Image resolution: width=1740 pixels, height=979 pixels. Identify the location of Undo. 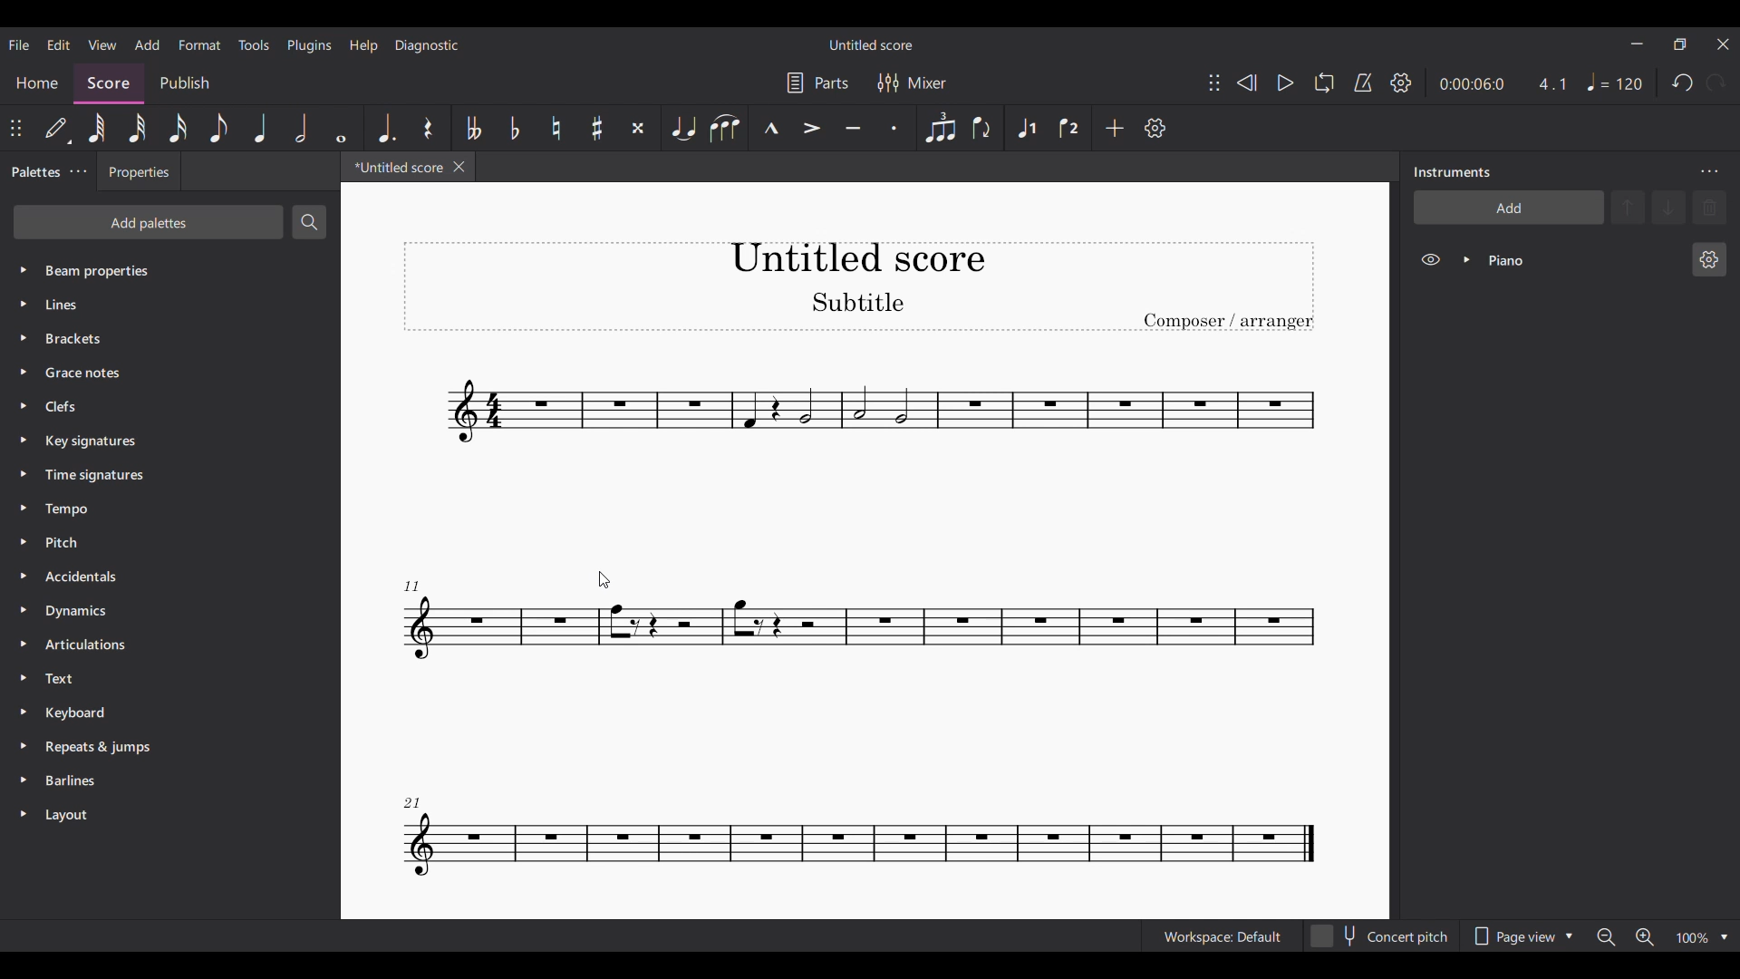
(1684, 82).